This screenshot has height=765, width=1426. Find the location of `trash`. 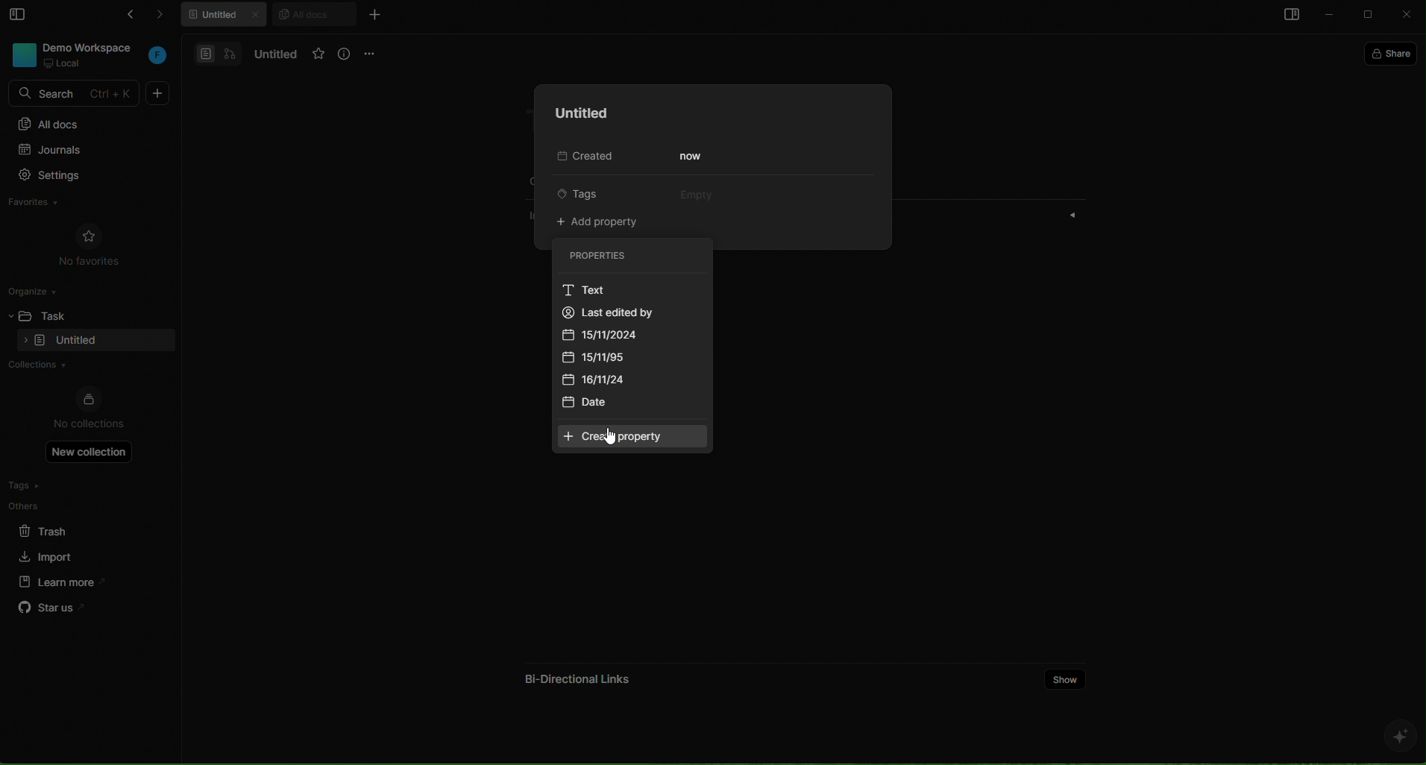

trash is located at coordinates (55, 529).